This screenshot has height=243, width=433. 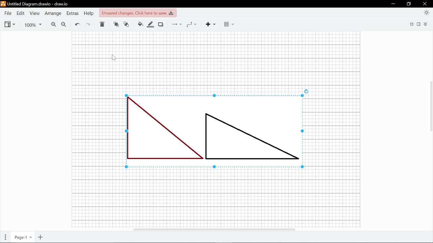 I want to click on File, so click(x=7, y=13).